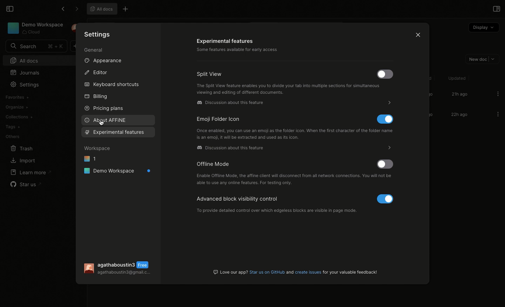  Describe the element at coordinates (27, 72) in the screenshot. I see `Journals` at that location.